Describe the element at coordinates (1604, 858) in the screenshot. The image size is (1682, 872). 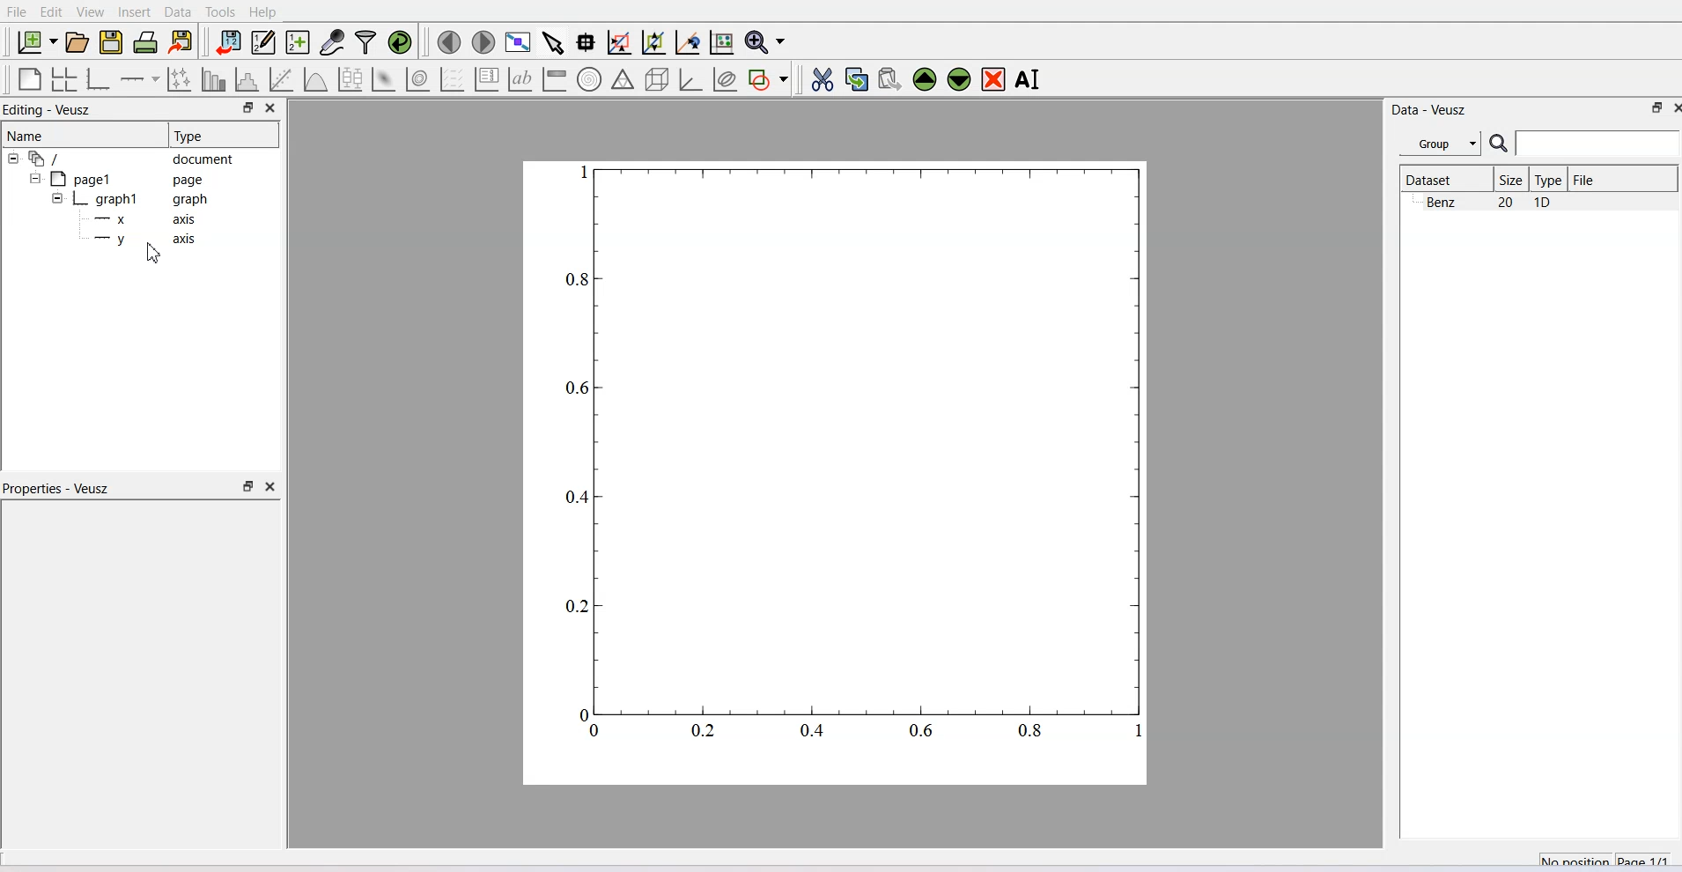
I see `No Position Page 1/1` at that location.